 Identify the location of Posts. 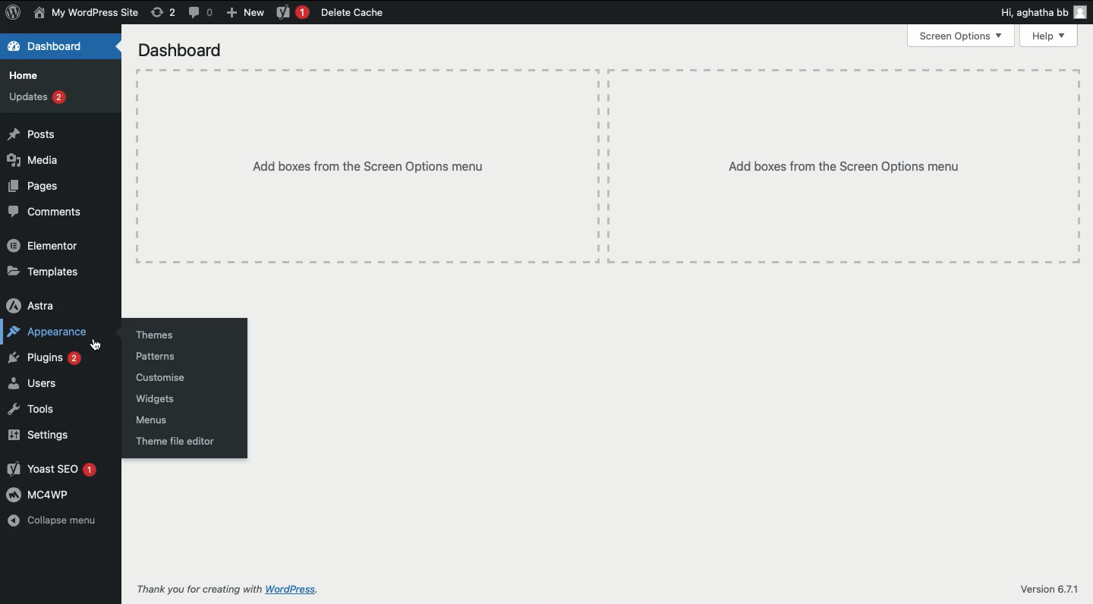
(41, 133).